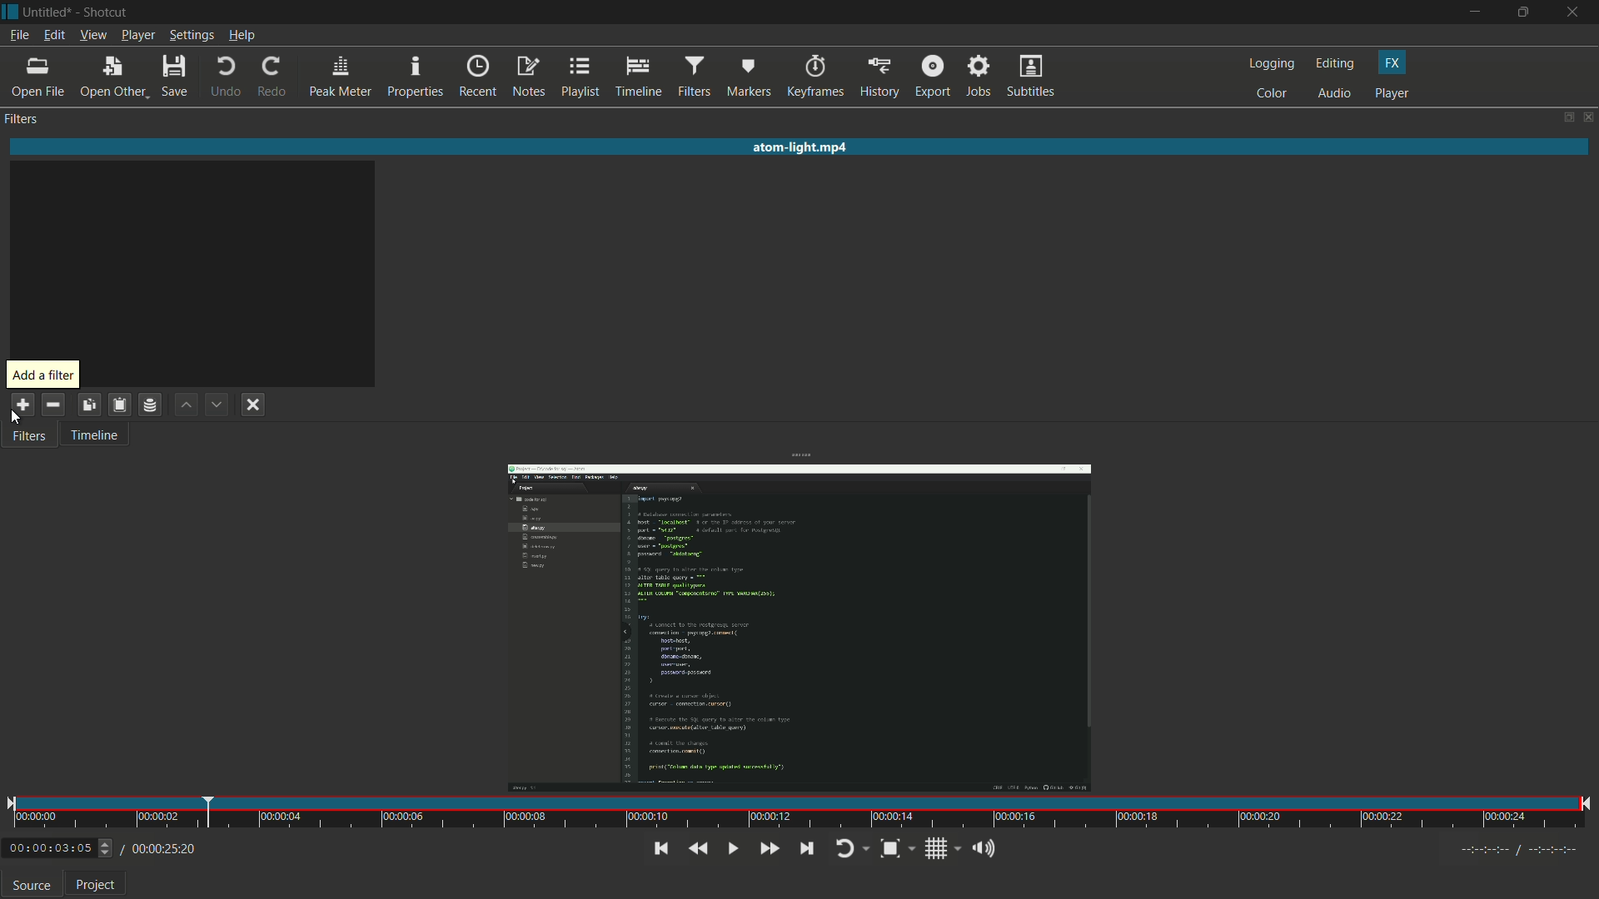  Describe the element at coordinates (17, 423) in the screenshot. I see `cursor` at that location.